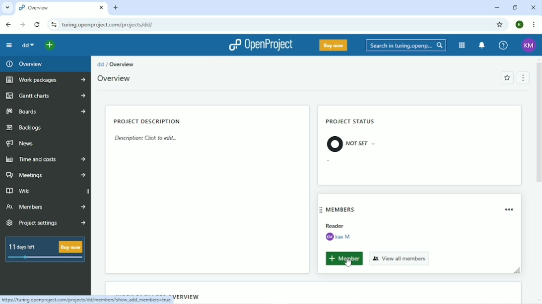  I want to click on View all members, so click(400, 258).